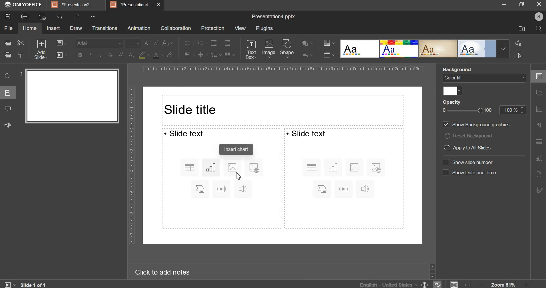 This screenshot has width=546, height=288. I want to click on vertical alignment, so click(202, 55).